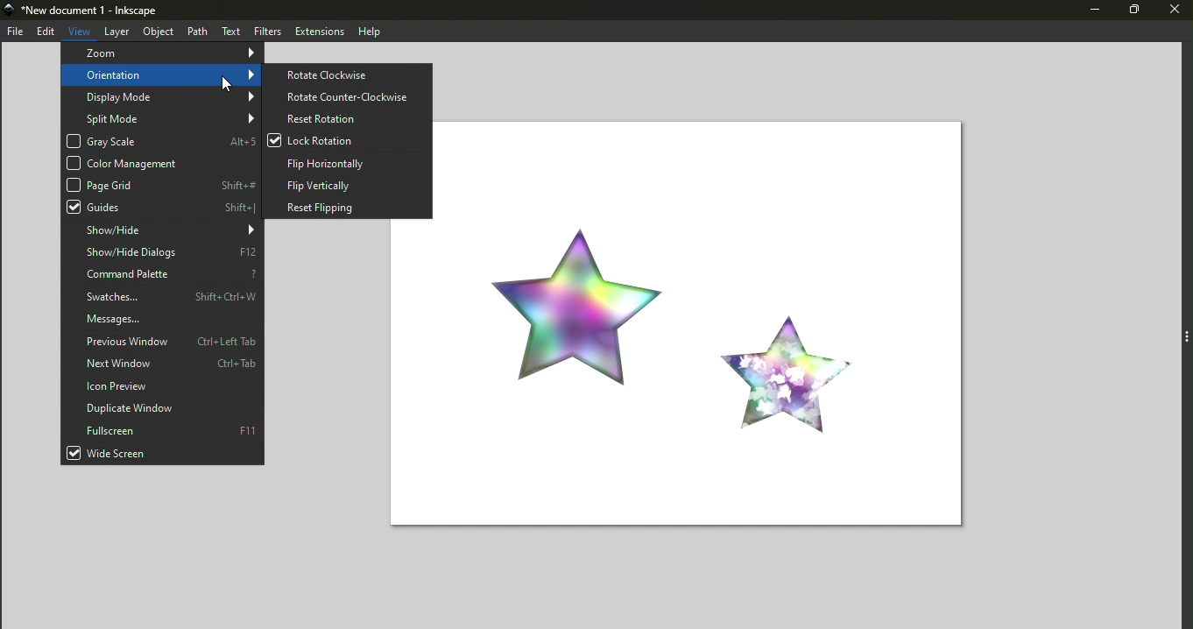 Image resolution: width=1193 pixels, height=629 pixels. What do you see at coordinates (348, 161) in the screenshot?
I see `Flip horizontal` at bounding box center [348, 161].